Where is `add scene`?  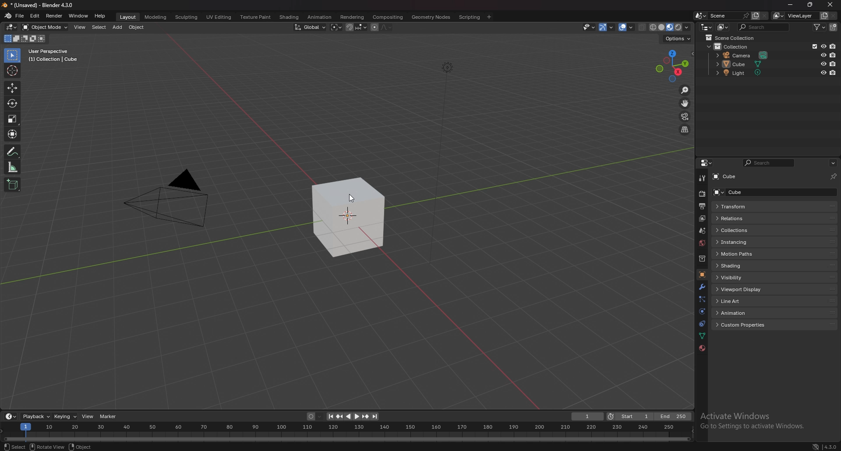
add scene is located at coordinates (755, 15).